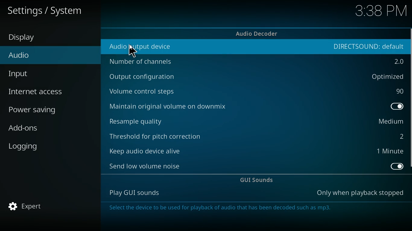  What do you see at coordinates (147, 120) in the screenshot?
I see `resample quality` at bounding box center [147, 120].